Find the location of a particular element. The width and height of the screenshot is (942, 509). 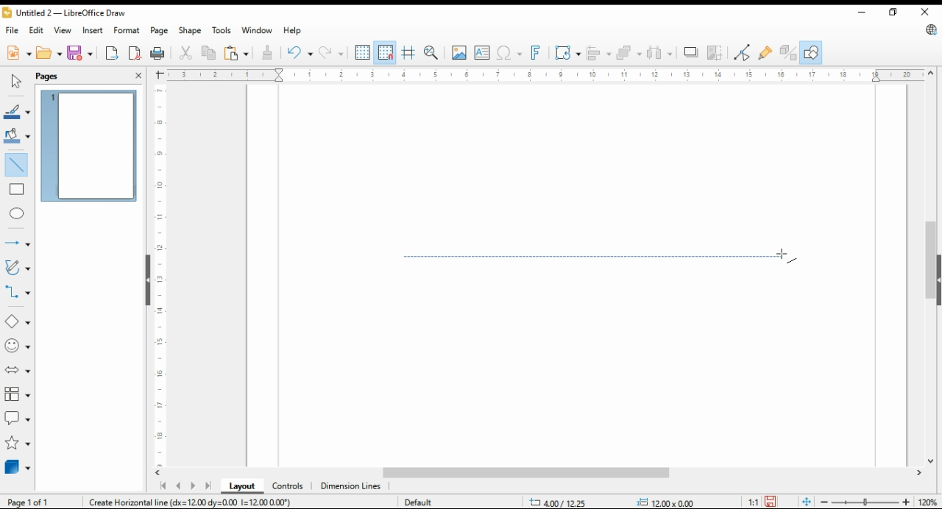

open is located at coordinates (49, 51).